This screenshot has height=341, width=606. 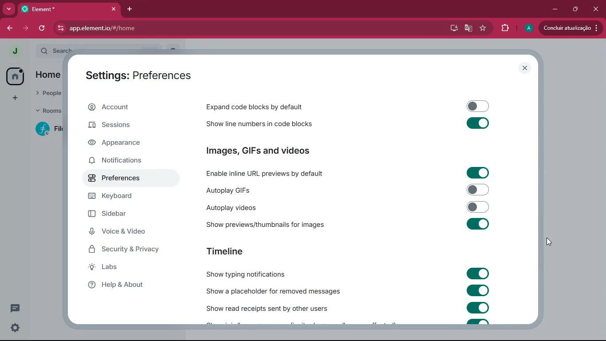 What do you see at coordinates (123, 197) in the screenshot?
I see `keyboard` at bounding box center [123, 197].